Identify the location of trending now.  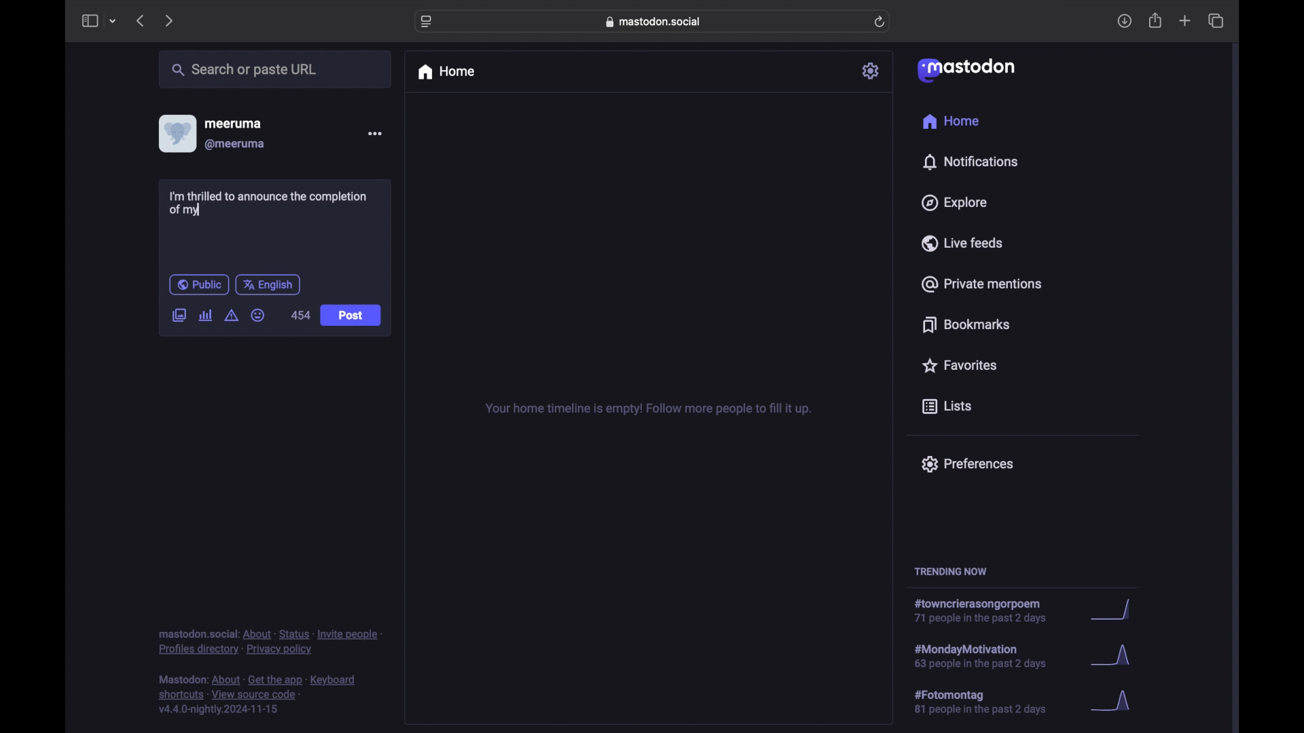
(950, 571).